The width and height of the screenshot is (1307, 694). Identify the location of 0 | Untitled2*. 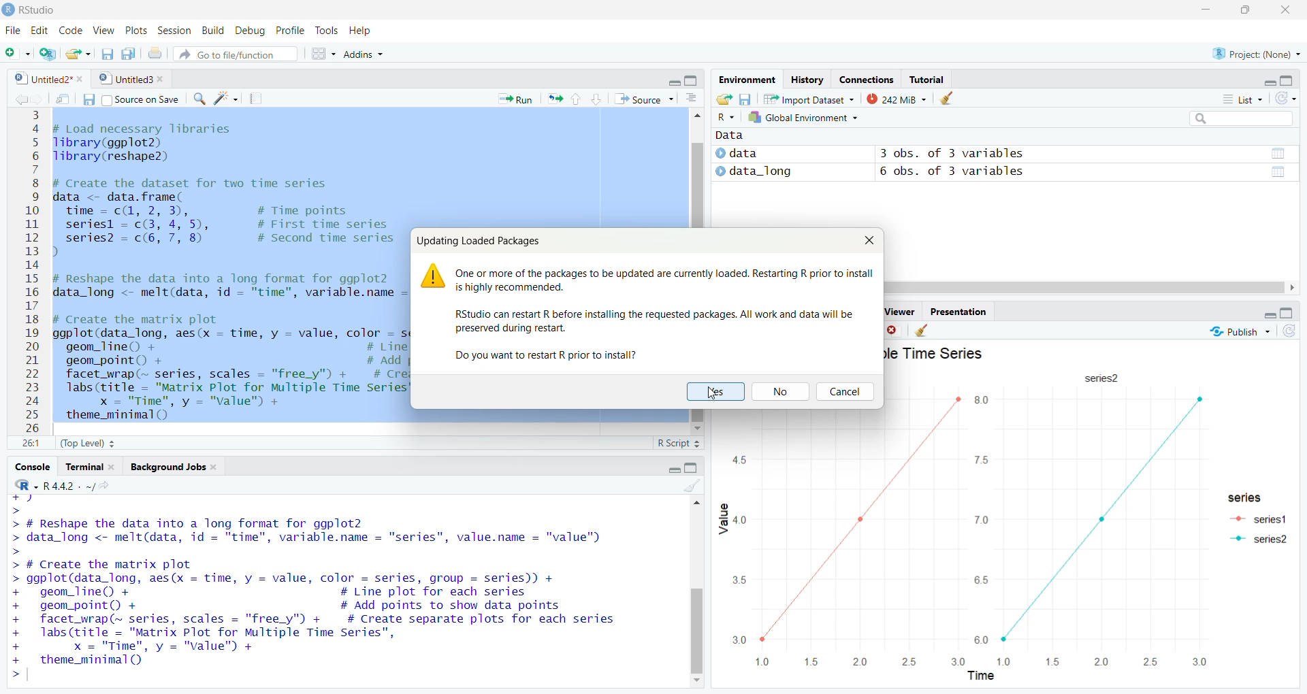
(41, 79).